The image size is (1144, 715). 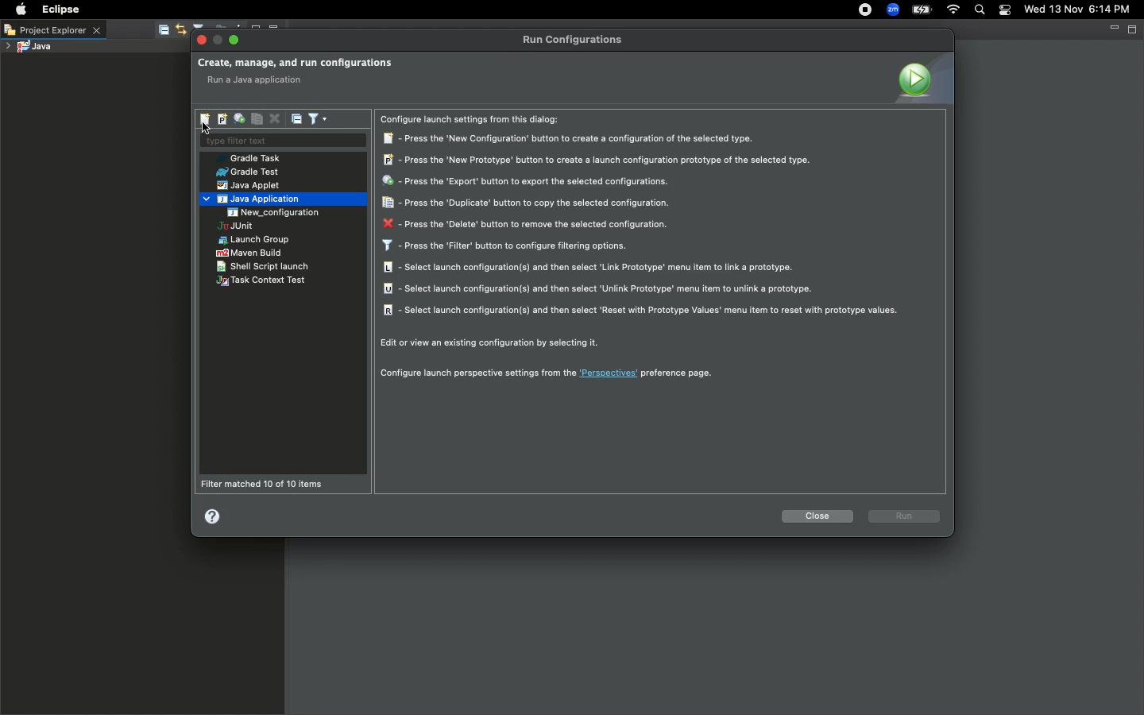 What do you see at coordinates (526, 203) in the screenshot?
I see `Press the 'Duplicate' button to copy the selected configuration.` at bounding box center [526, 203].